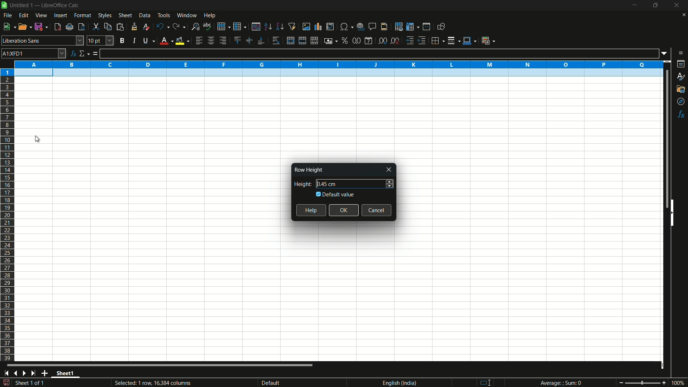  What do you see at coordinates (196, 26) in the screenshot?
I see `find and replace` at bounding box center [196, 26].